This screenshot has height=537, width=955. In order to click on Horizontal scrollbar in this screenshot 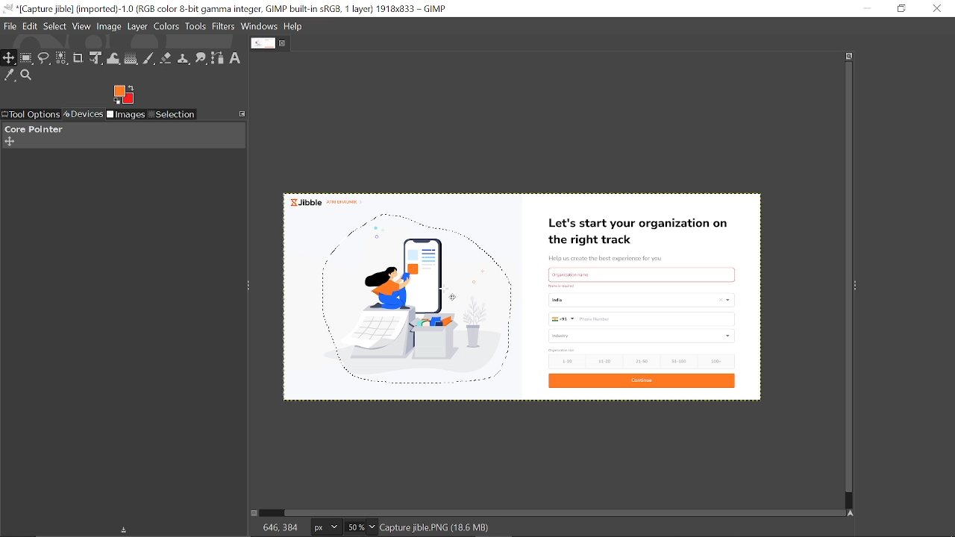, I will do `click(566, 512)`.